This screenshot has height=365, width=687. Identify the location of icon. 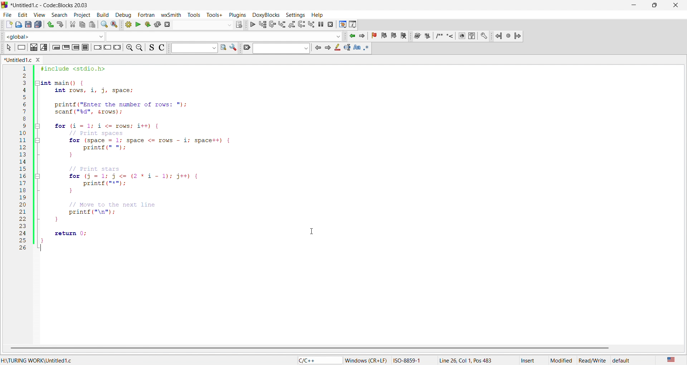
(117, 48).